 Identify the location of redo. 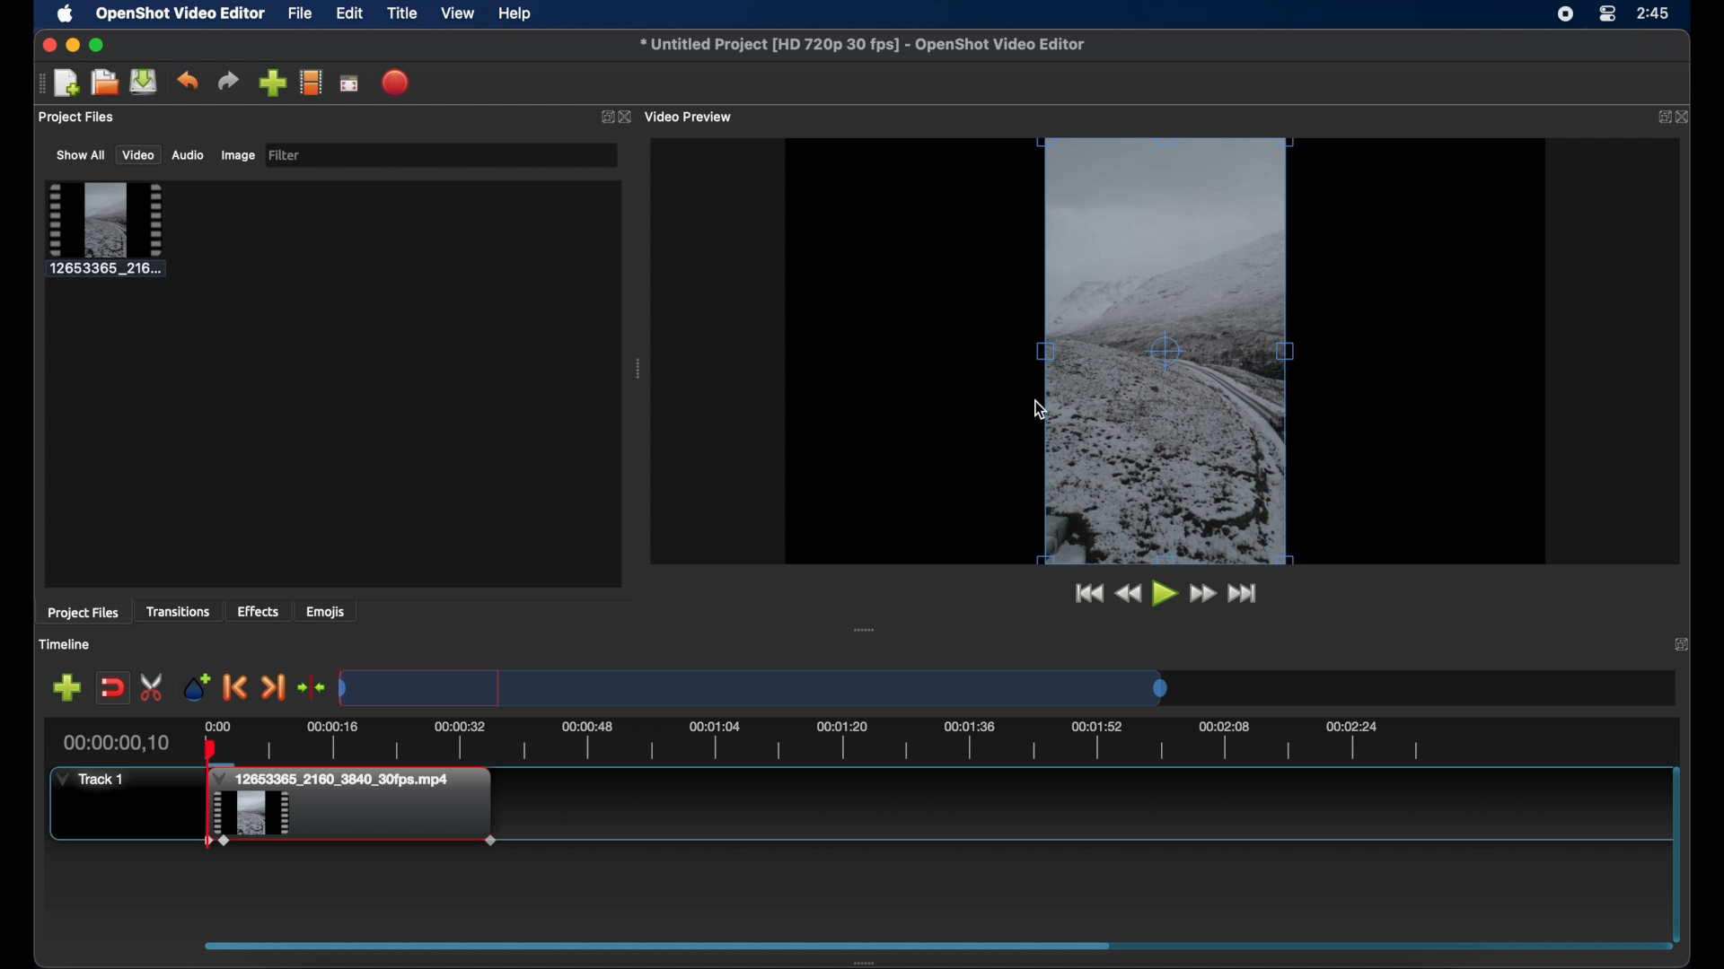
(228, 80).